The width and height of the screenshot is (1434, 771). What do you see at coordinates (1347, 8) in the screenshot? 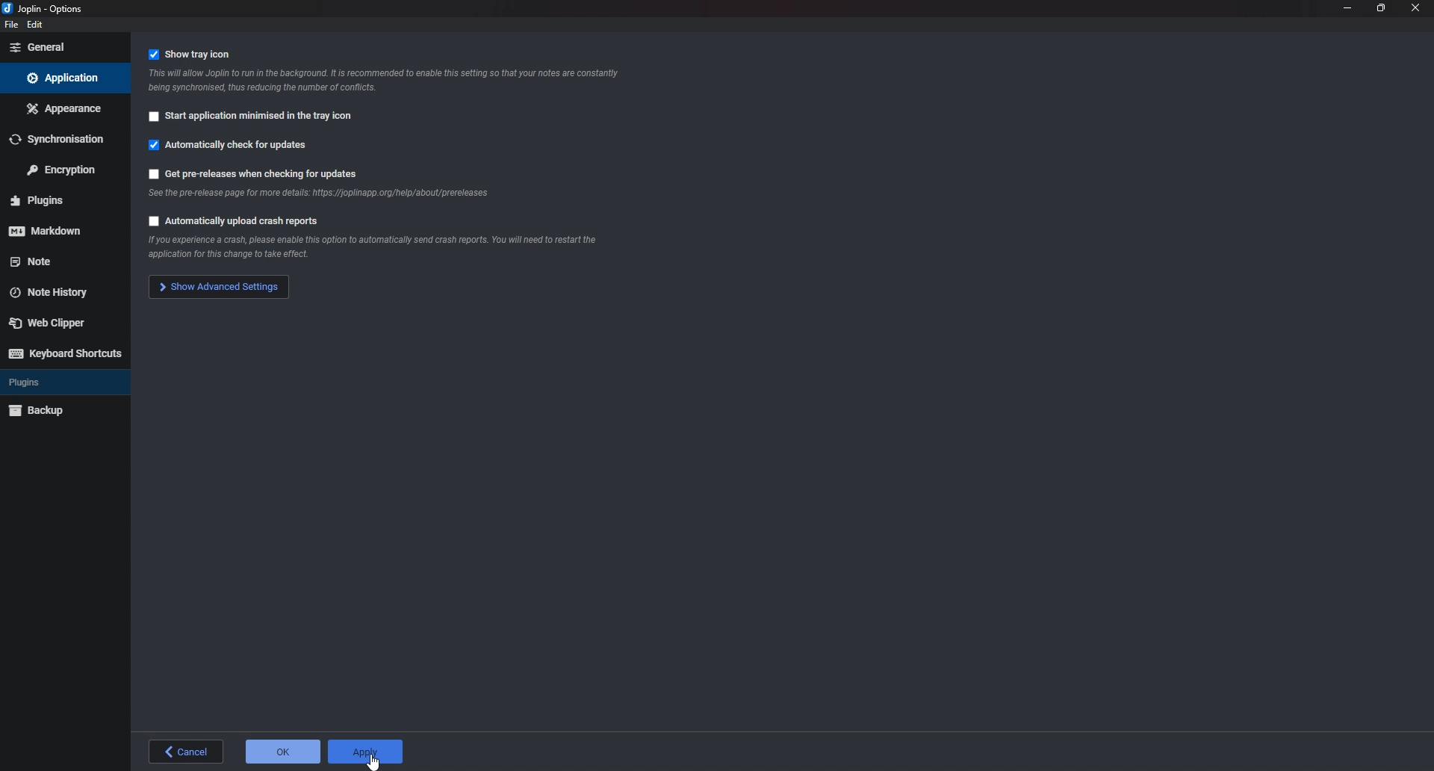
I see `minimize` at bounding box center [1347, 8].